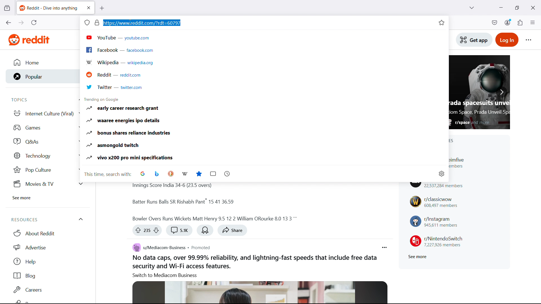  What do you see at coordinates (8, 8) in the screenshot?
I see `view recent browsing` at bounding box center [8, 8].